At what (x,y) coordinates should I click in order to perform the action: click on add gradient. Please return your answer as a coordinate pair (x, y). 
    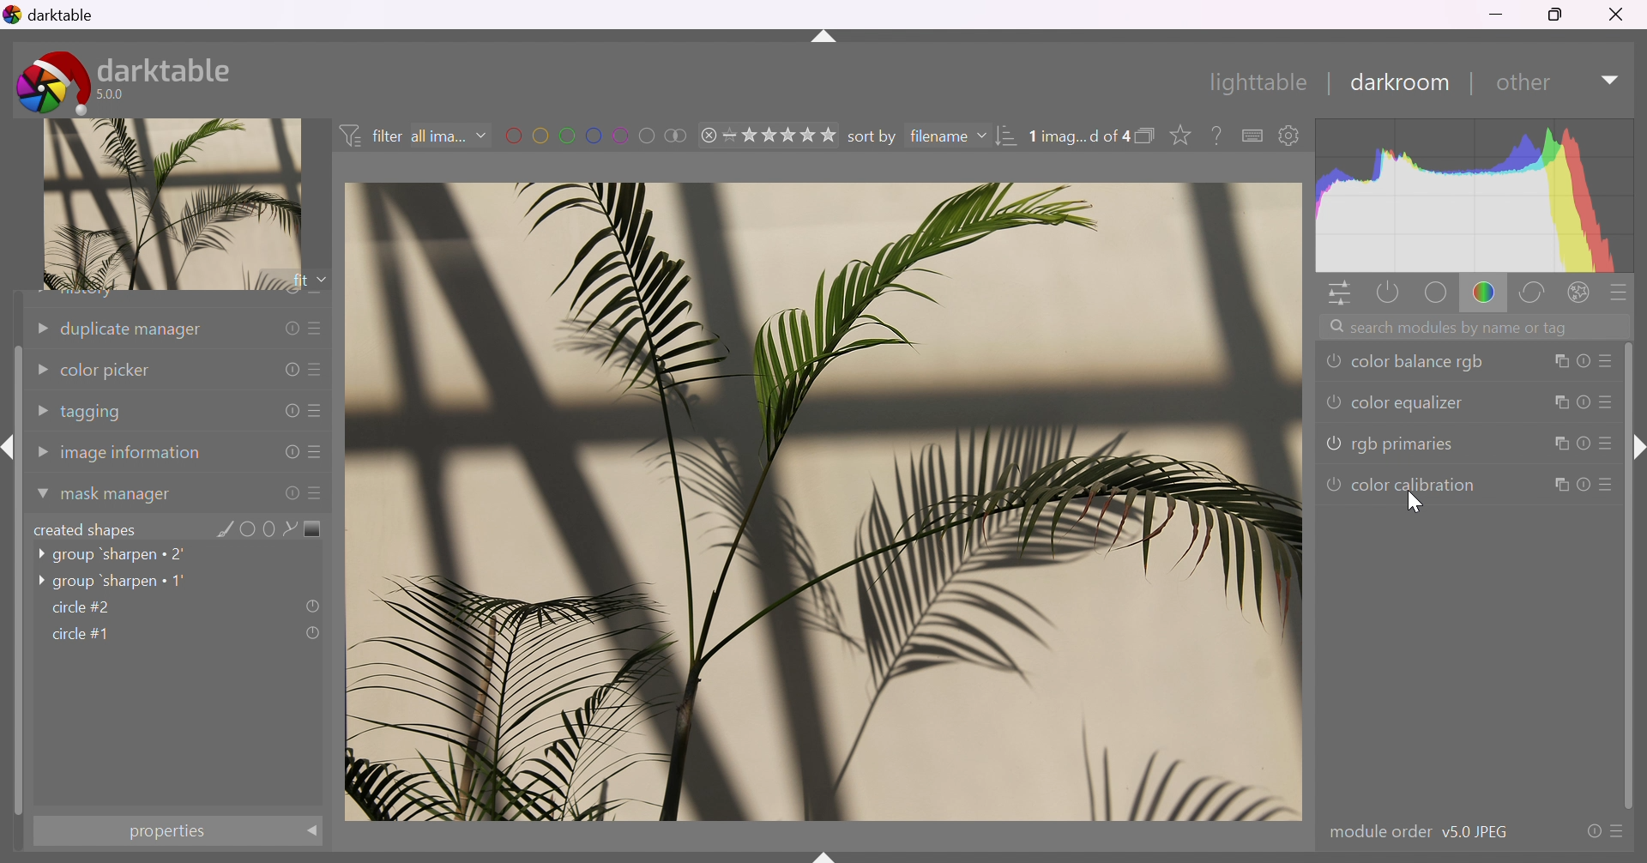
    Looking at the image, I should click on (317, 529).